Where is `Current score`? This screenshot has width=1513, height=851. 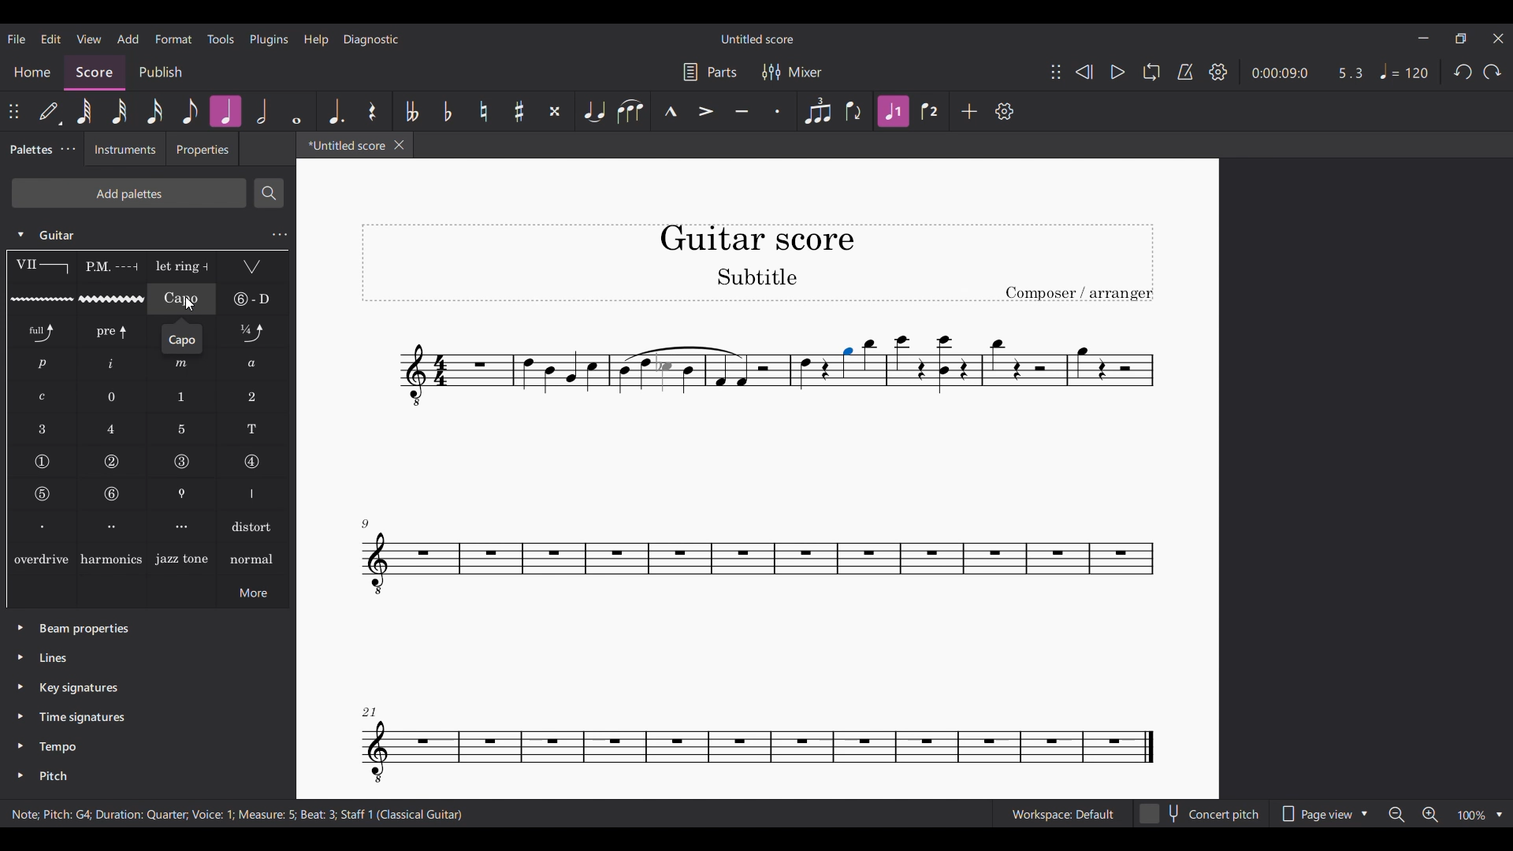 Current score is located at coordinates (761, 480).